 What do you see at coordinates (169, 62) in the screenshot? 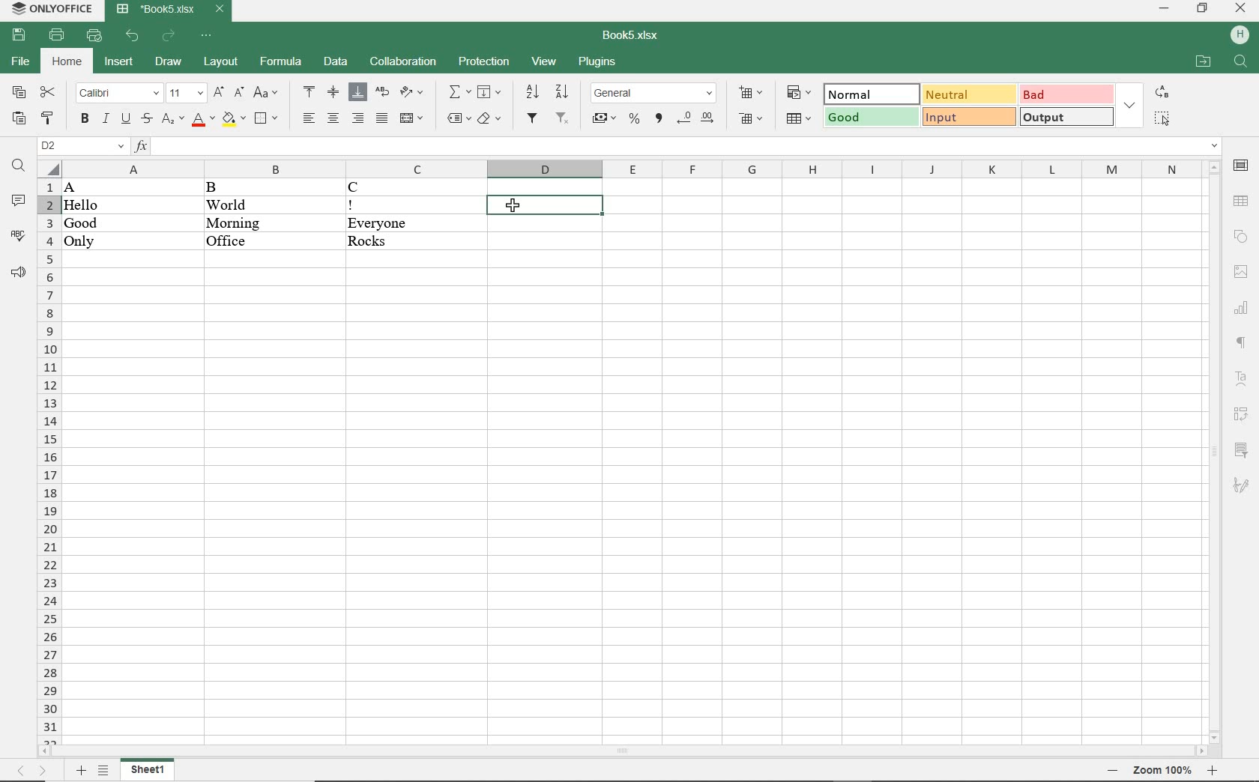
I see `DRAW` at bounding box center [169, 62].